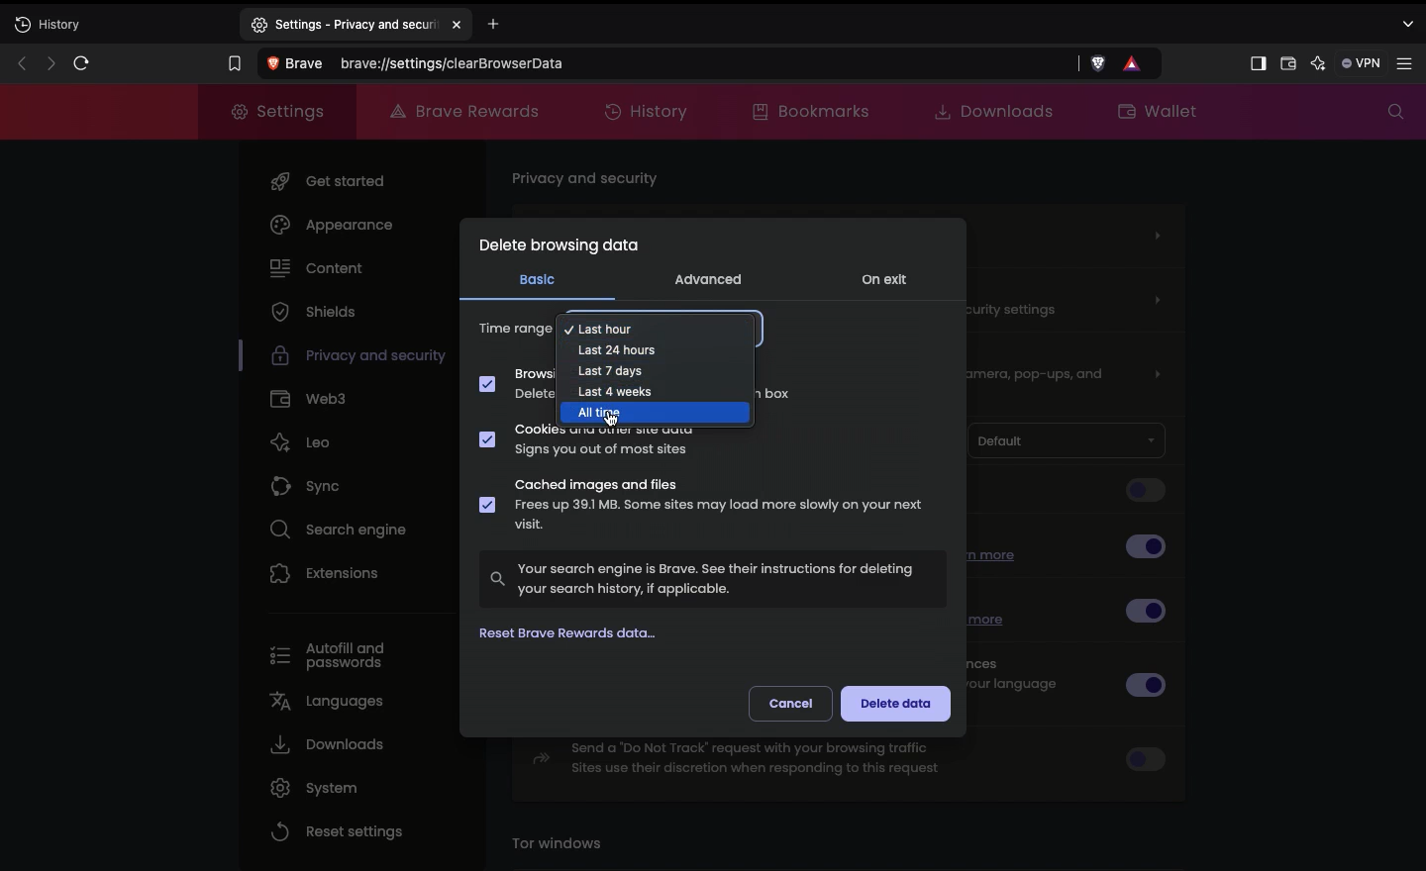 The image size is (1426, 871). What do you see at coordinates (1408, 63) in the screenshot?
I see `Settings` at bounding box center [1408, 63].